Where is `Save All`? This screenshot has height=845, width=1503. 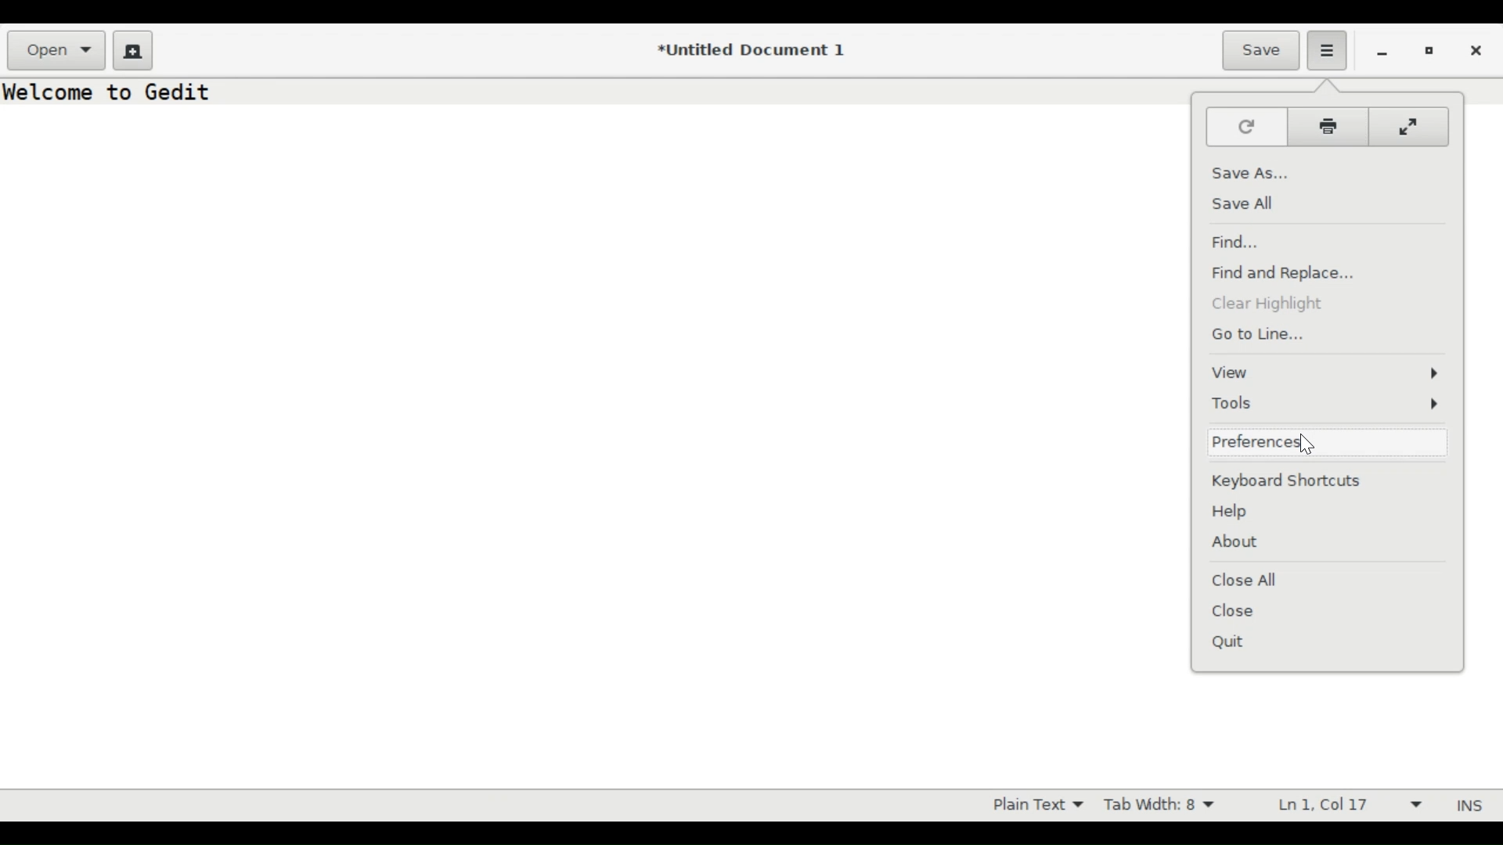
Save All is located at coordinates (1252, 203).